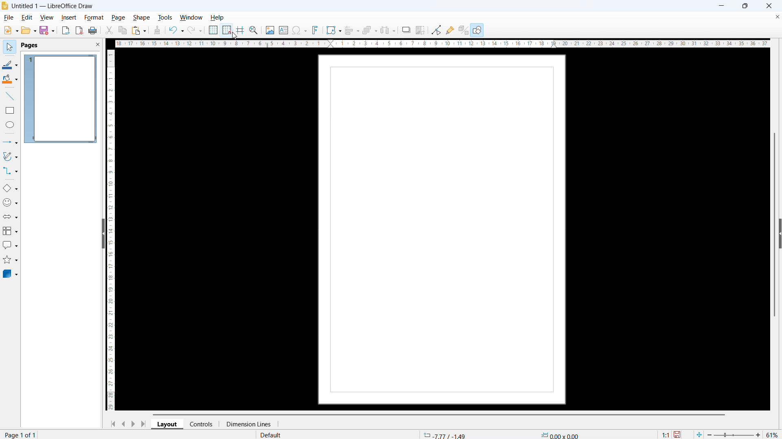 The width and height of the screenshot is (782, 439). Describe the element at coordinates (351, 31) in the screenshot. I see `align ` at that location.